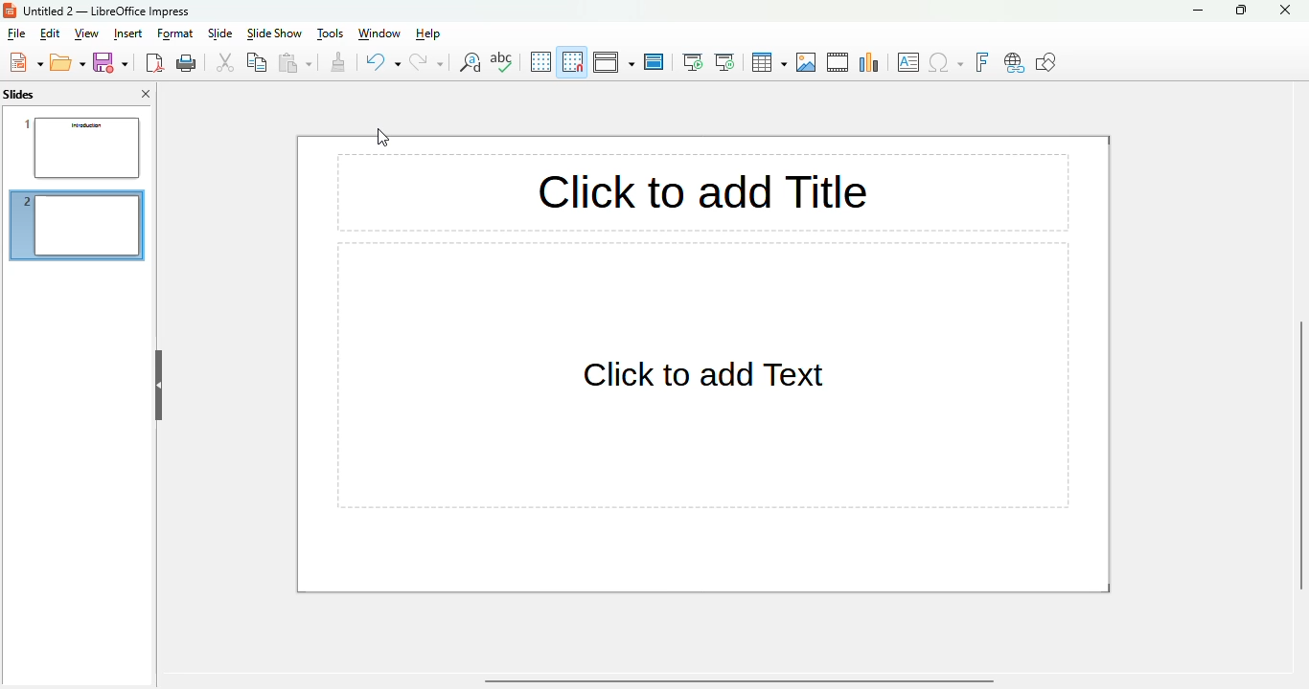 The width and height of the screenshot is (1309, 689). What do you see at coordinates (946, 62) in the screenshot?
I see `insert special characters` at bounding box center [946, 62].